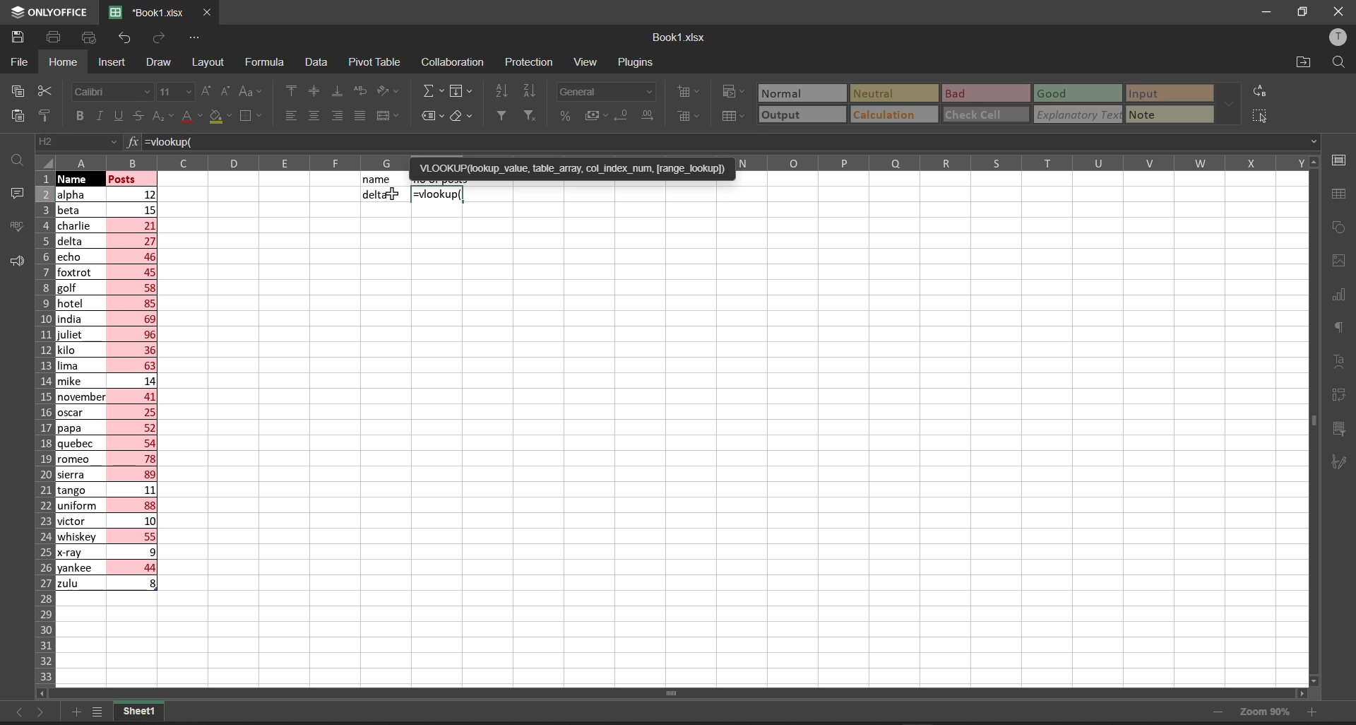  What do you see at coordinates (208, 13) in the screenshot?
I see `close workbook` at bounding box center [208, 13].